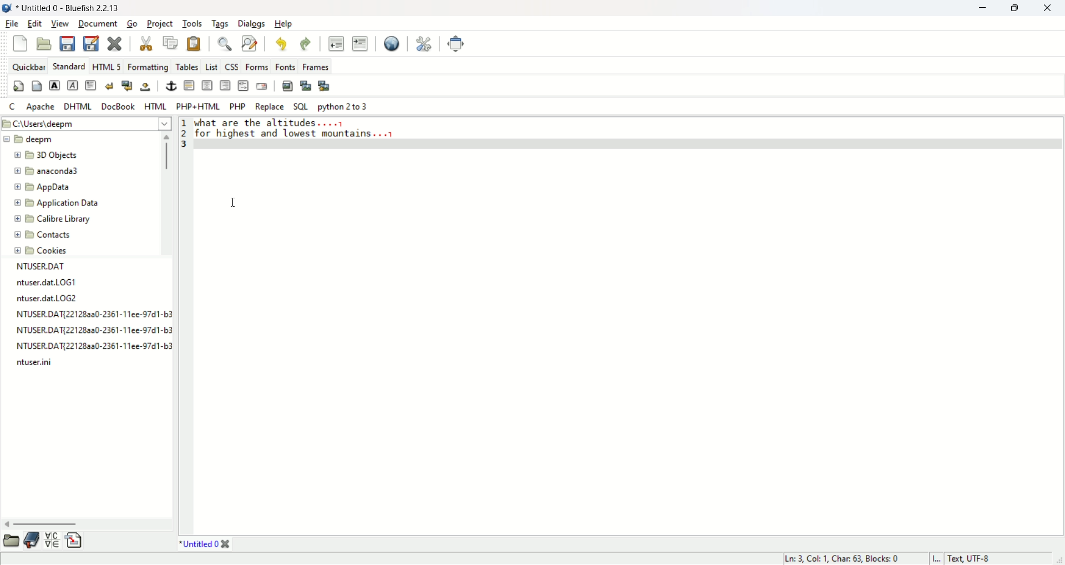 The height and width of the screenshot is (565, 1065). Describe the element at coordinates (12, 539) in the screenshot. I see `open` at that location.